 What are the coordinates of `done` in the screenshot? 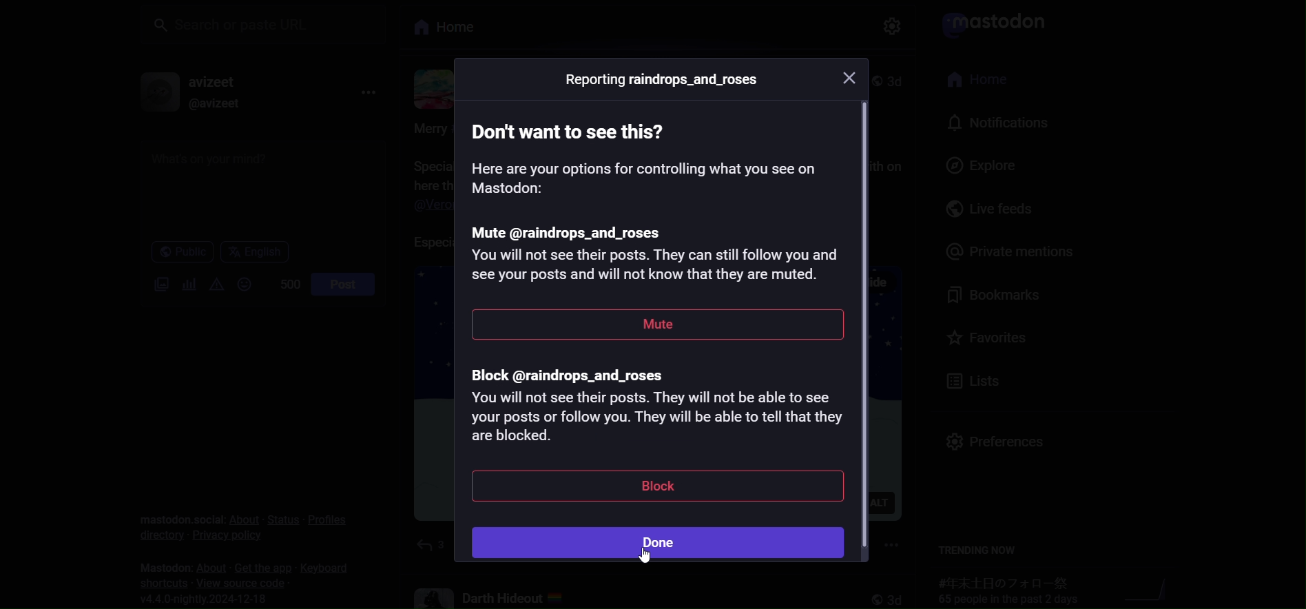 It's located at (654, 545).